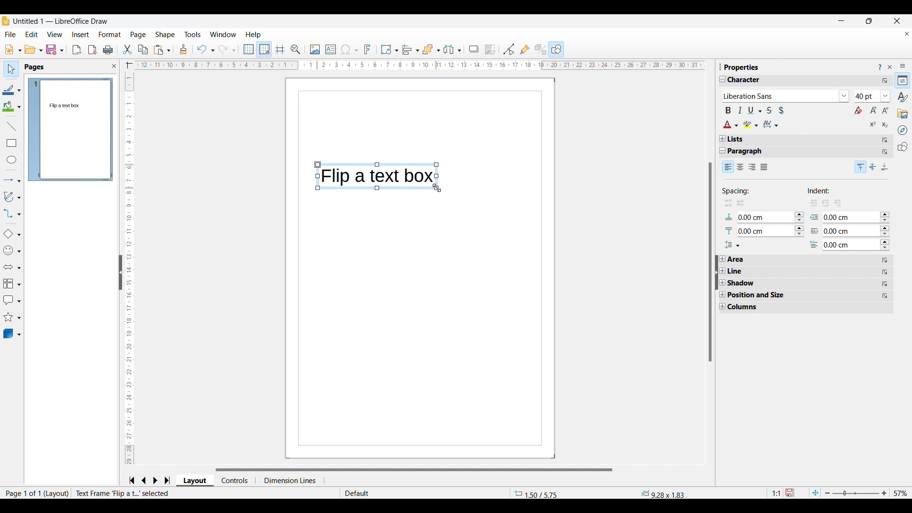 This screenshot has height=513, width=912. I want to click on Super script , so click(874, 124).